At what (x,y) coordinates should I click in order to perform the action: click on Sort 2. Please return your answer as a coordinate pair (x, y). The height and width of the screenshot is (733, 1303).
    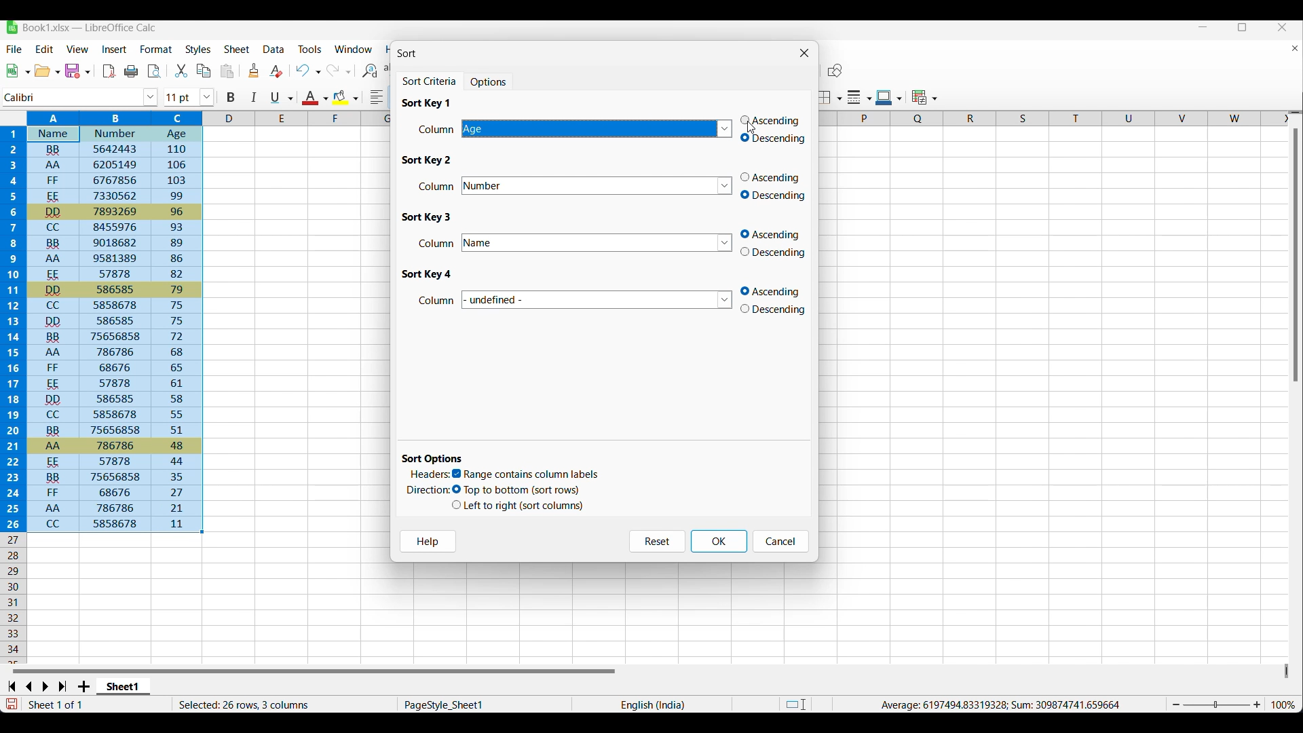
    Looking at the image, I should click on (429, 160).